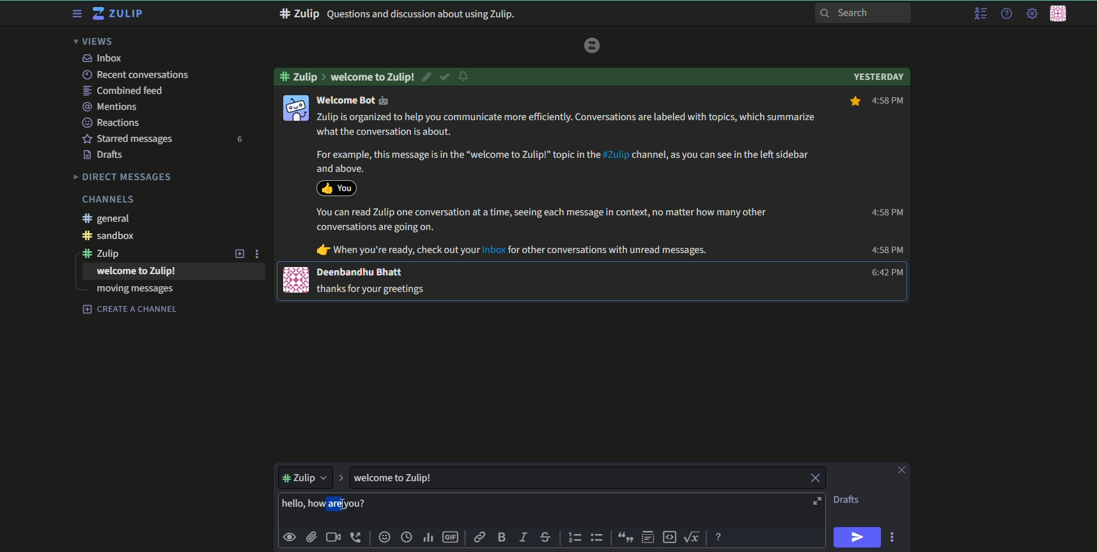 The height and width of the screenshot is (552, 1097). Describe the element at coordinates (408, 538) in the screenshot. I see `time` at that location.